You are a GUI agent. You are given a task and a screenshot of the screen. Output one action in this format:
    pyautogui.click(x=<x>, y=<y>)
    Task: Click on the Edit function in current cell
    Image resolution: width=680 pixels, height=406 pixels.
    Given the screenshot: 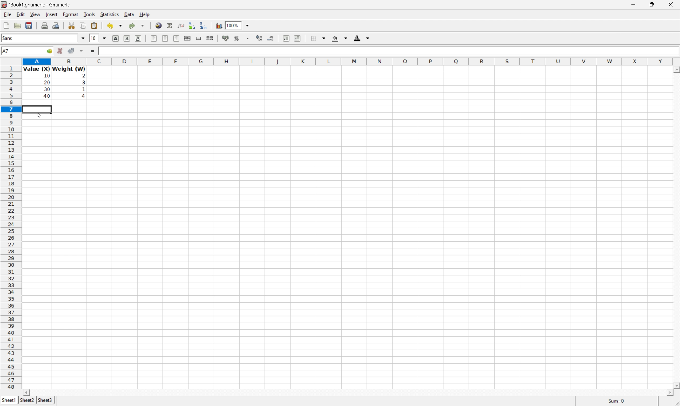 What is the action you would take?
    pyautogui.click(x=181, y=26)
    